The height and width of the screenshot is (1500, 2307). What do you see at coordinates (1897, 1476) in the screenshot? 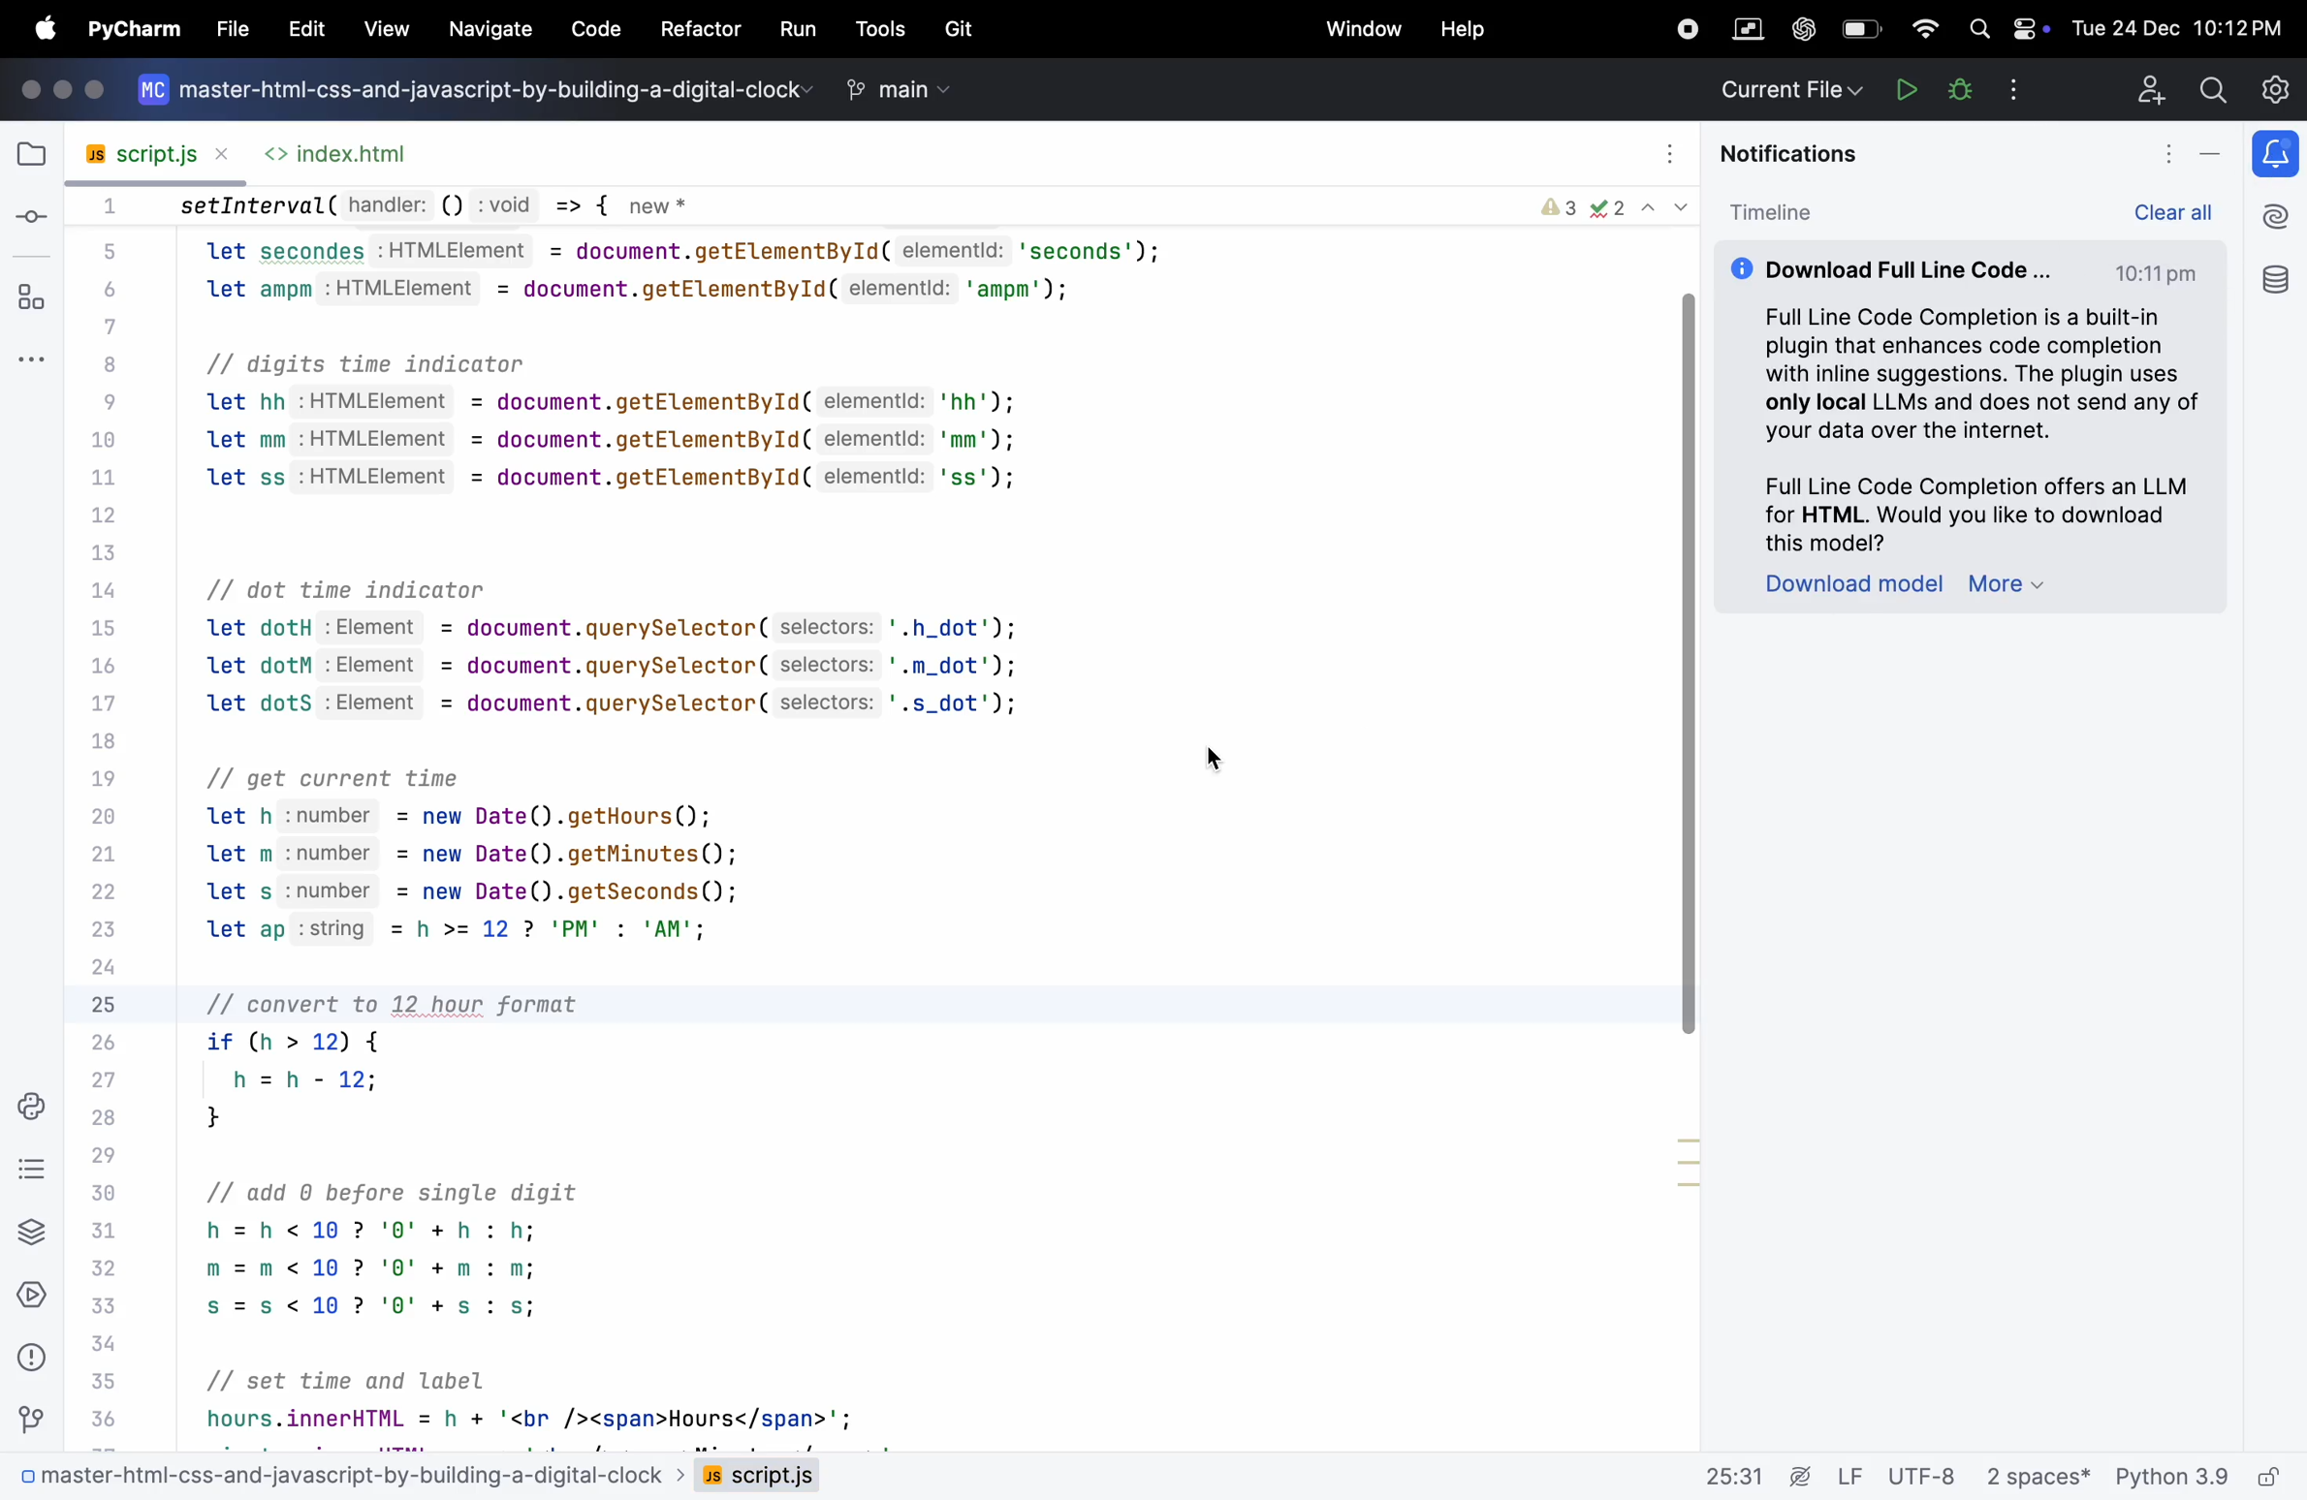
I see `Lf utf 8` at bounding box center [1897, 1476].